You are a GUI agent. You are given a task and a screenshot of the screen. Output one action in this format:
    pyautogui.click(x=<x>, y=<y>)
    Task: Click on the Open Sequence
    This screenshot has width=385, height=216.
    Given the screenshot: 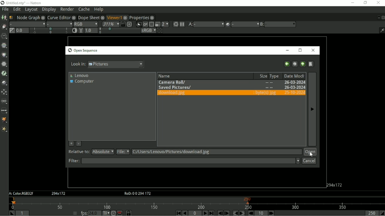 What is the action you would take?
    pyautogui.click(x=83, y=50)
    